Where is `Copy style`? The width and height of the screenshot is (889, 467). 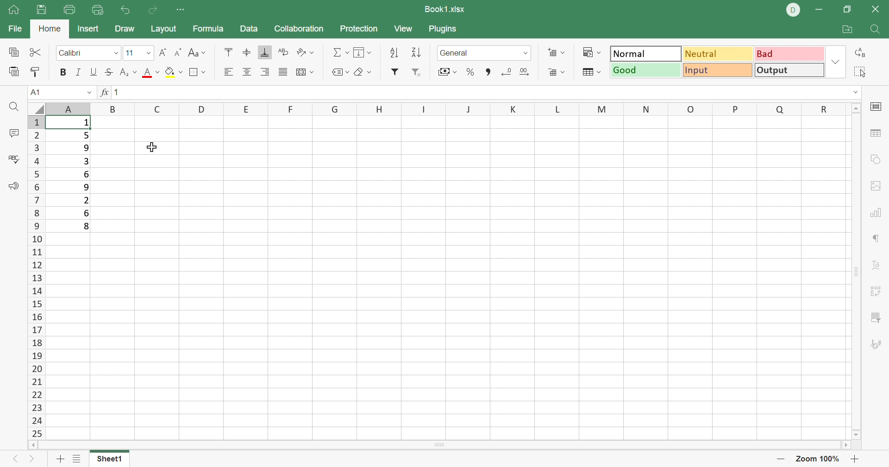 Copy style is located at coordinates (36, 71).